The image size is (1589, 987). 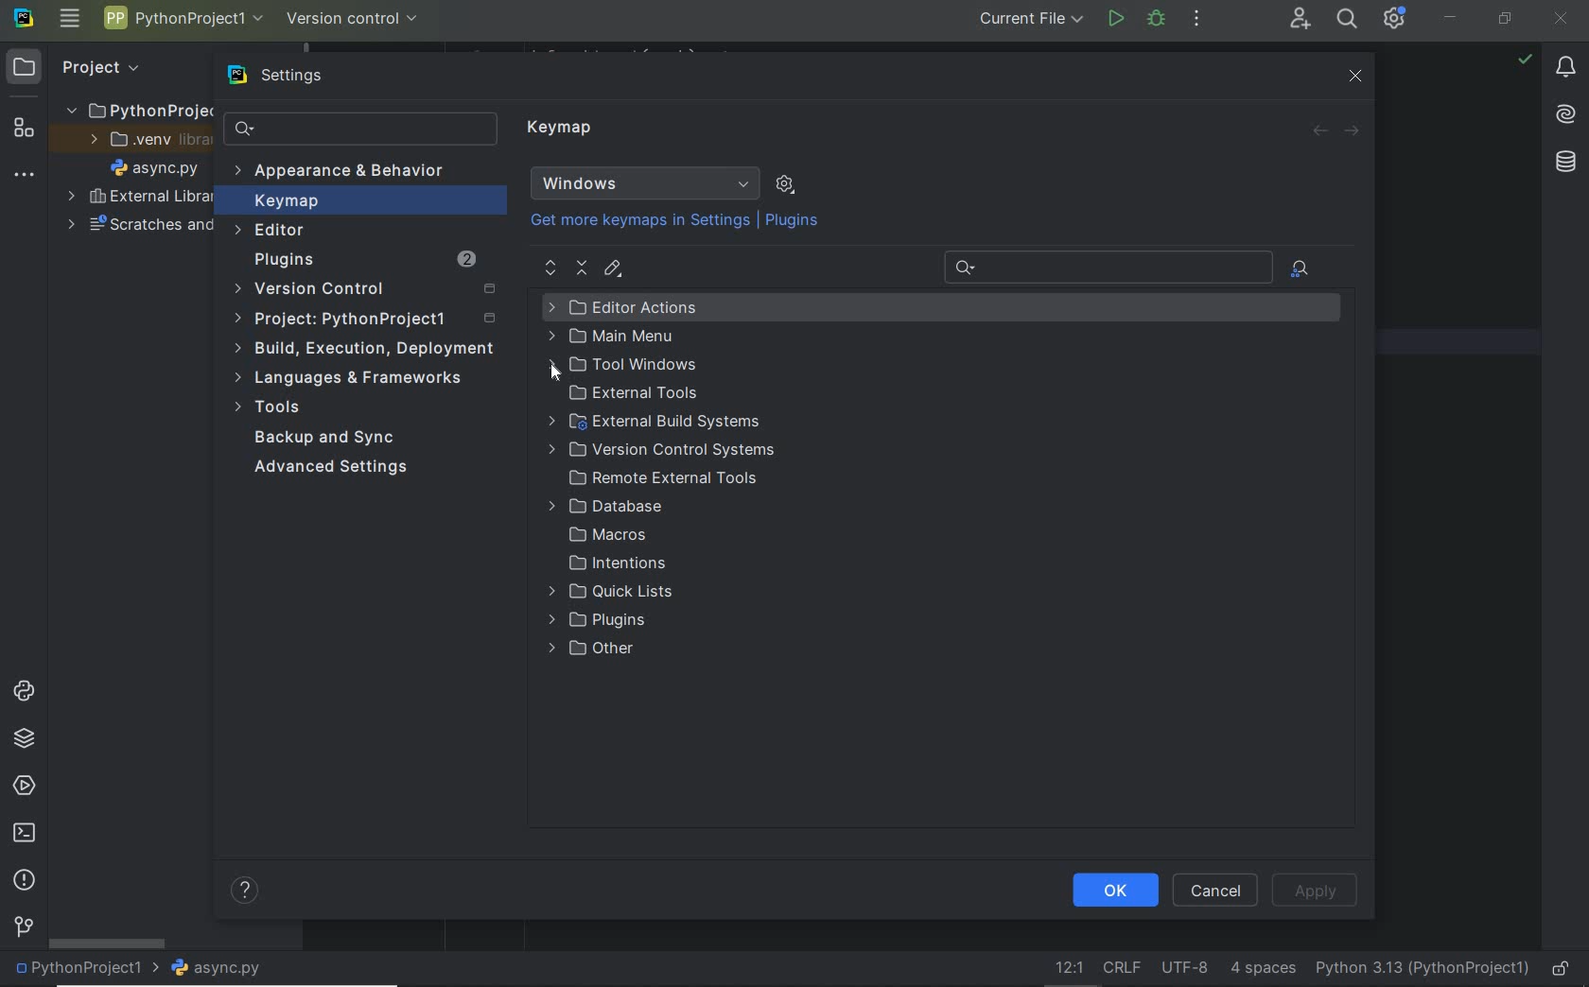 I want to click on external build systems, so click(x=653, y=423).